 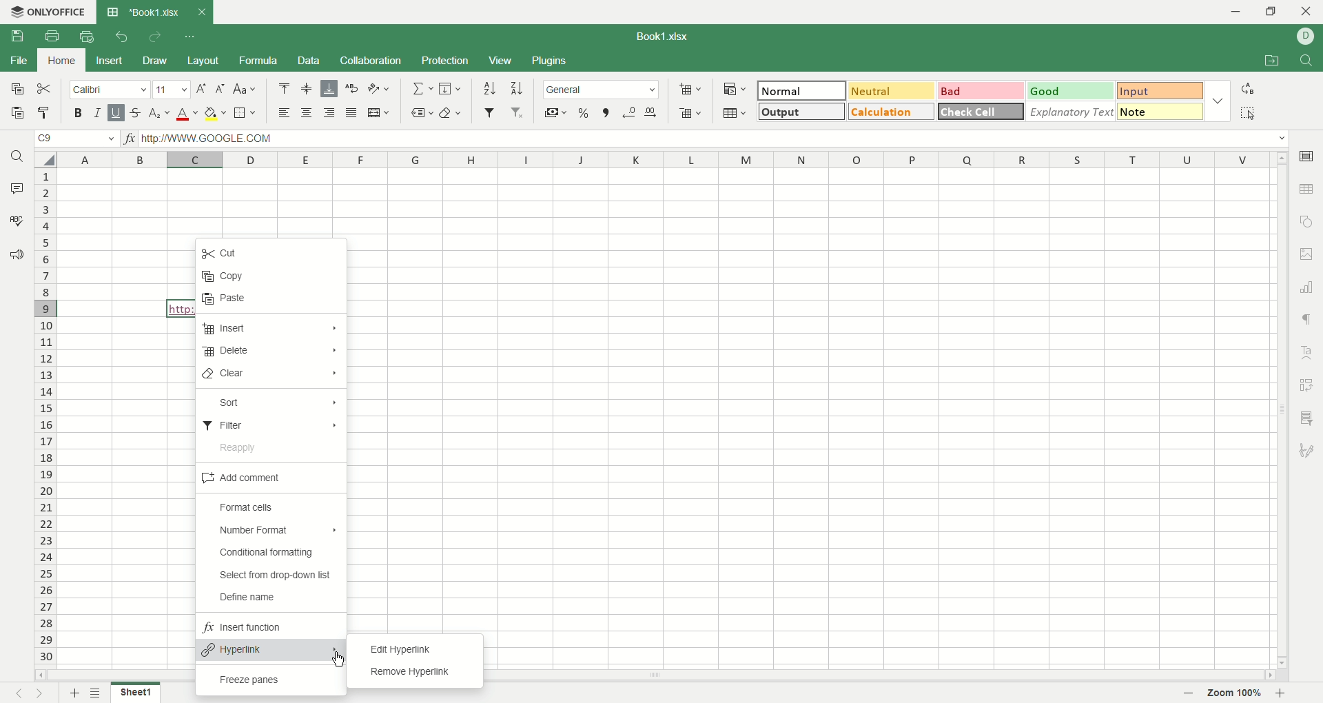 I want to click on replace, so click(x=1247, y=88).